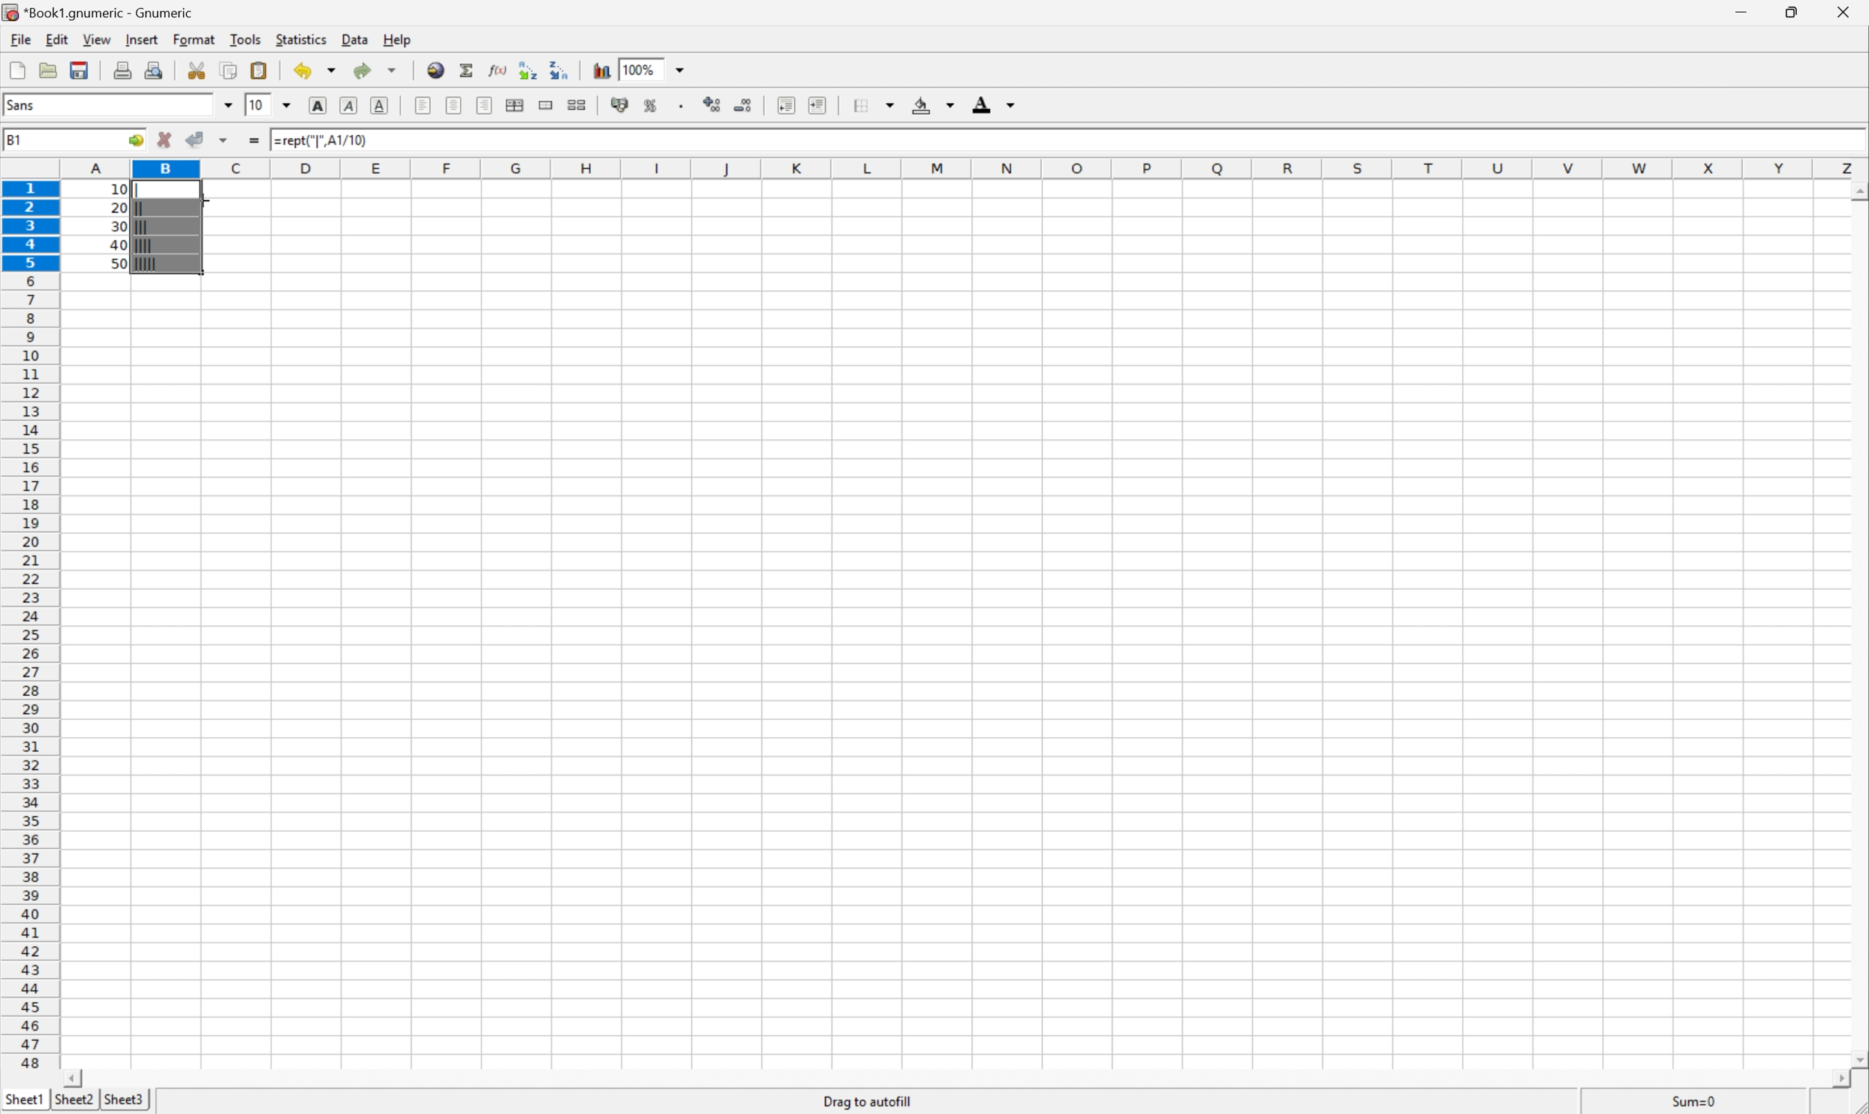 The image size is (1869, 1114). What do you see at coordinates (244, 38) in the screenshot?
I see `Tools` at bounding box center [244, 38].